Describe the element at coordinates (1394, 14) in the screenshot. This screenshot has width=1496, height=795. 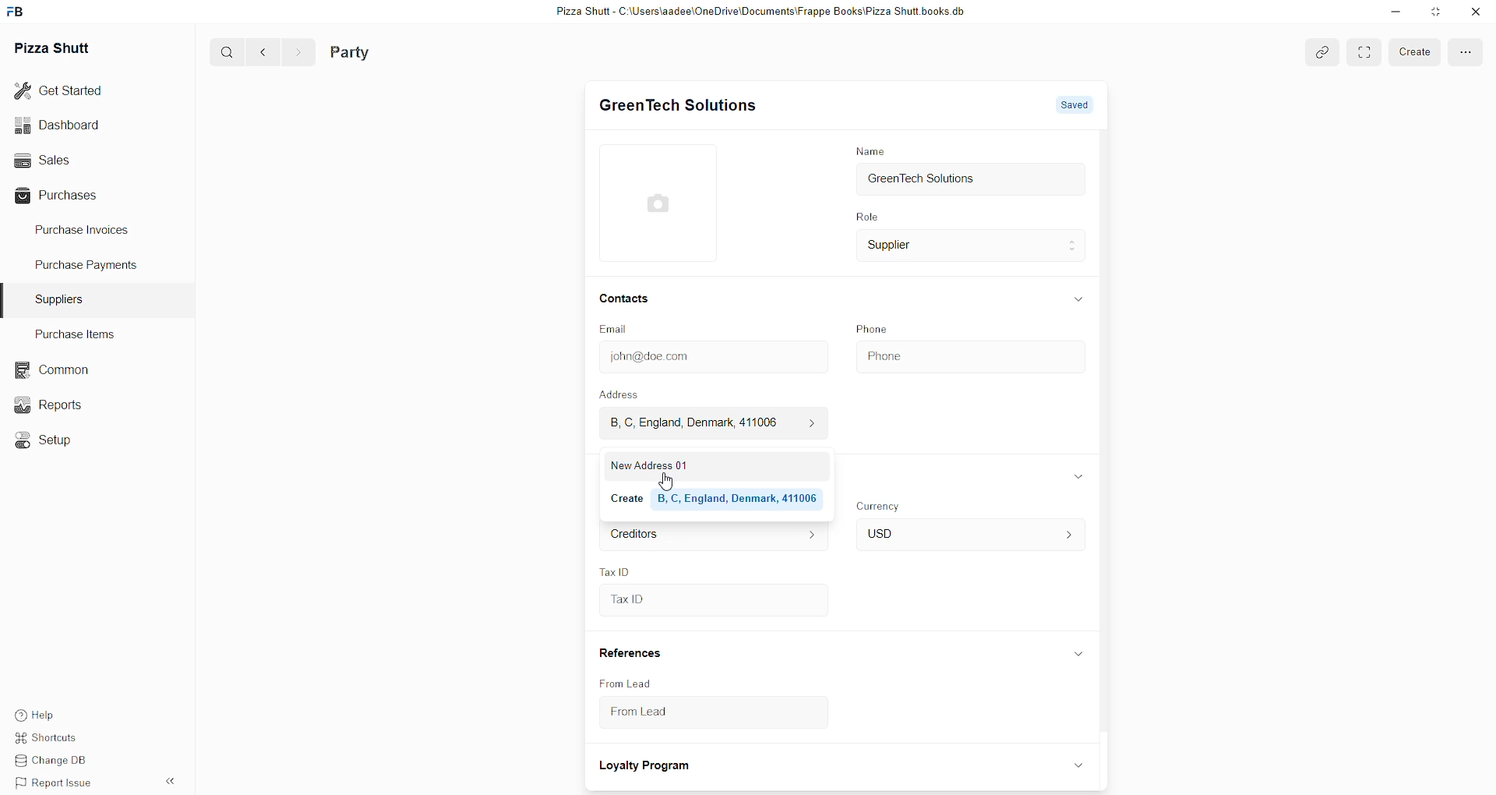
I see `minimize` at that location.